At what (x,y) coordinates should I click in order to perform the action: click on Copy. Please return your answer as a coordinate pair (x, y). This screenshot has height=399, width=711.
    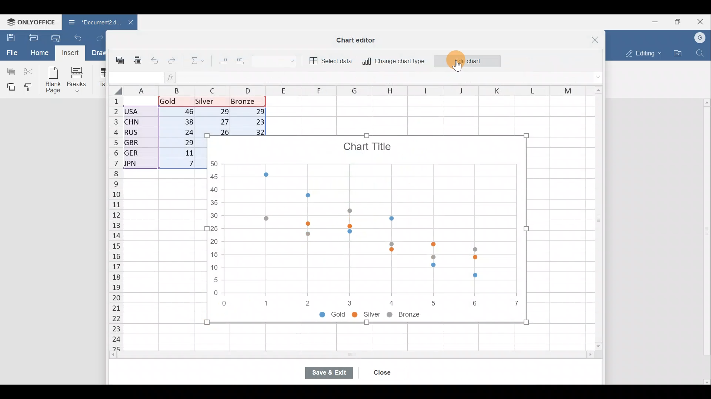
    Looking at the image, I should click on (121, 58).